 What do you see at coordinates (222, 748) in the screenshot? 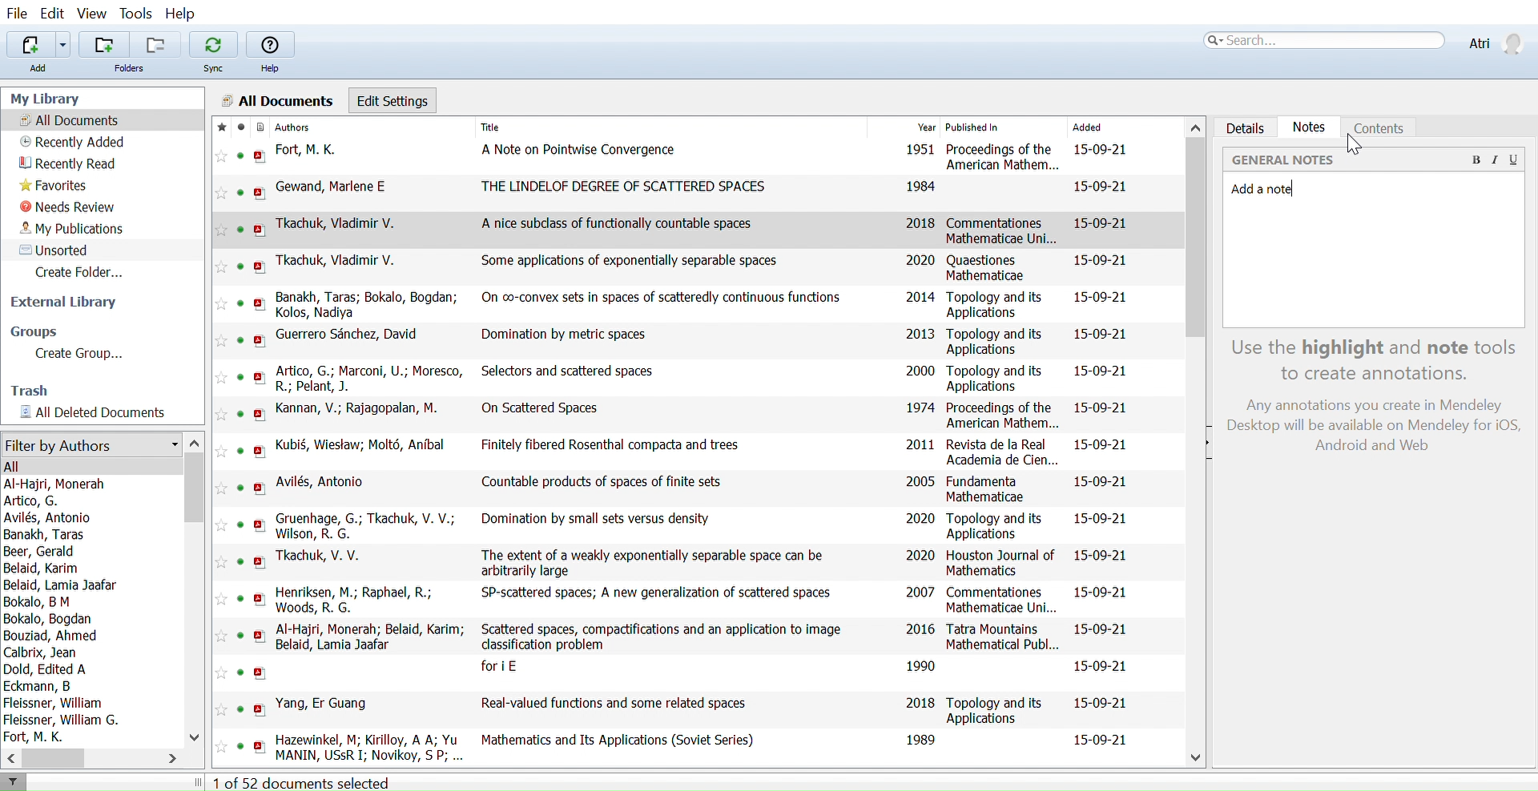
I see `Add this reference to favorites` at bounding box center [222, 748].